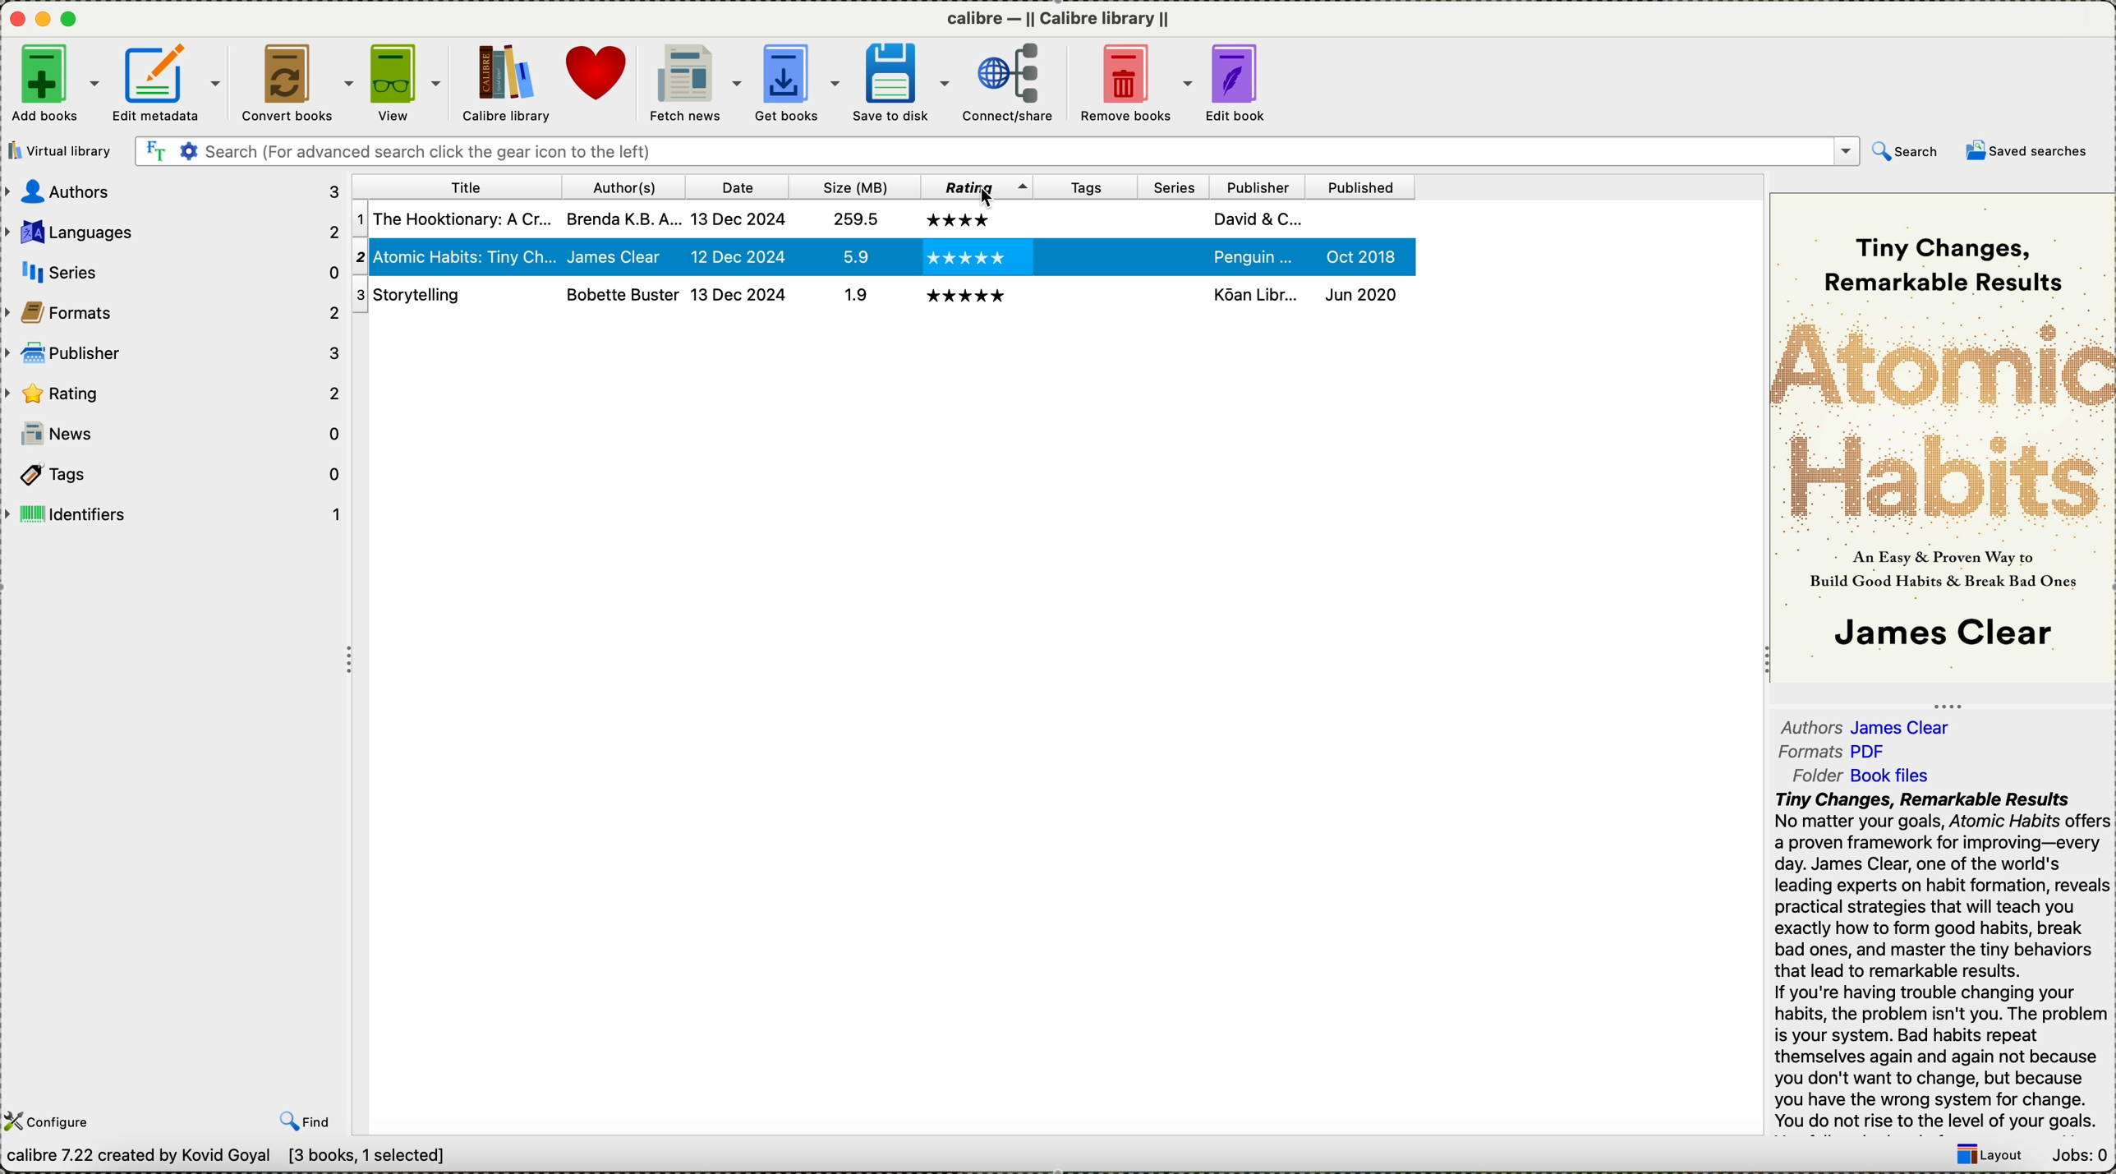 The width and height of the screenshot is (2116, 1174). What do you see at coordinates (621, 293) in the screenshot?
I see `bobette buster` at bounding box center [621, 293].